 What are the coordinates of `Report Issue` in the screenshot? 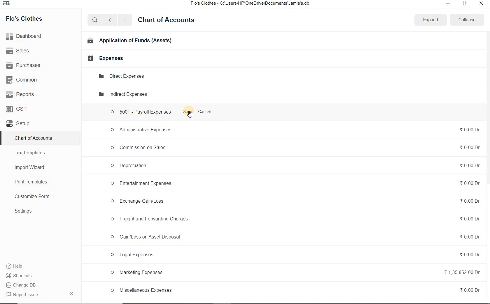 It's located at (21, 295).